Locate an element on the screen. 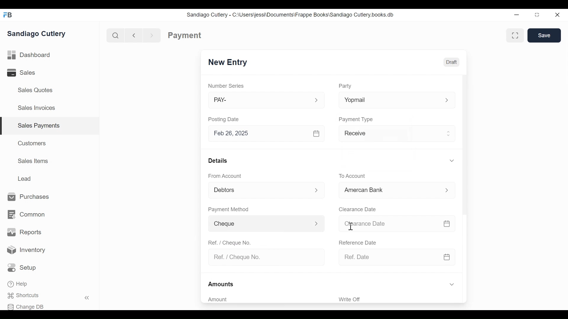 The width and height of the screenshot is (568, 319). Cash is located at coordinates (389, 192).